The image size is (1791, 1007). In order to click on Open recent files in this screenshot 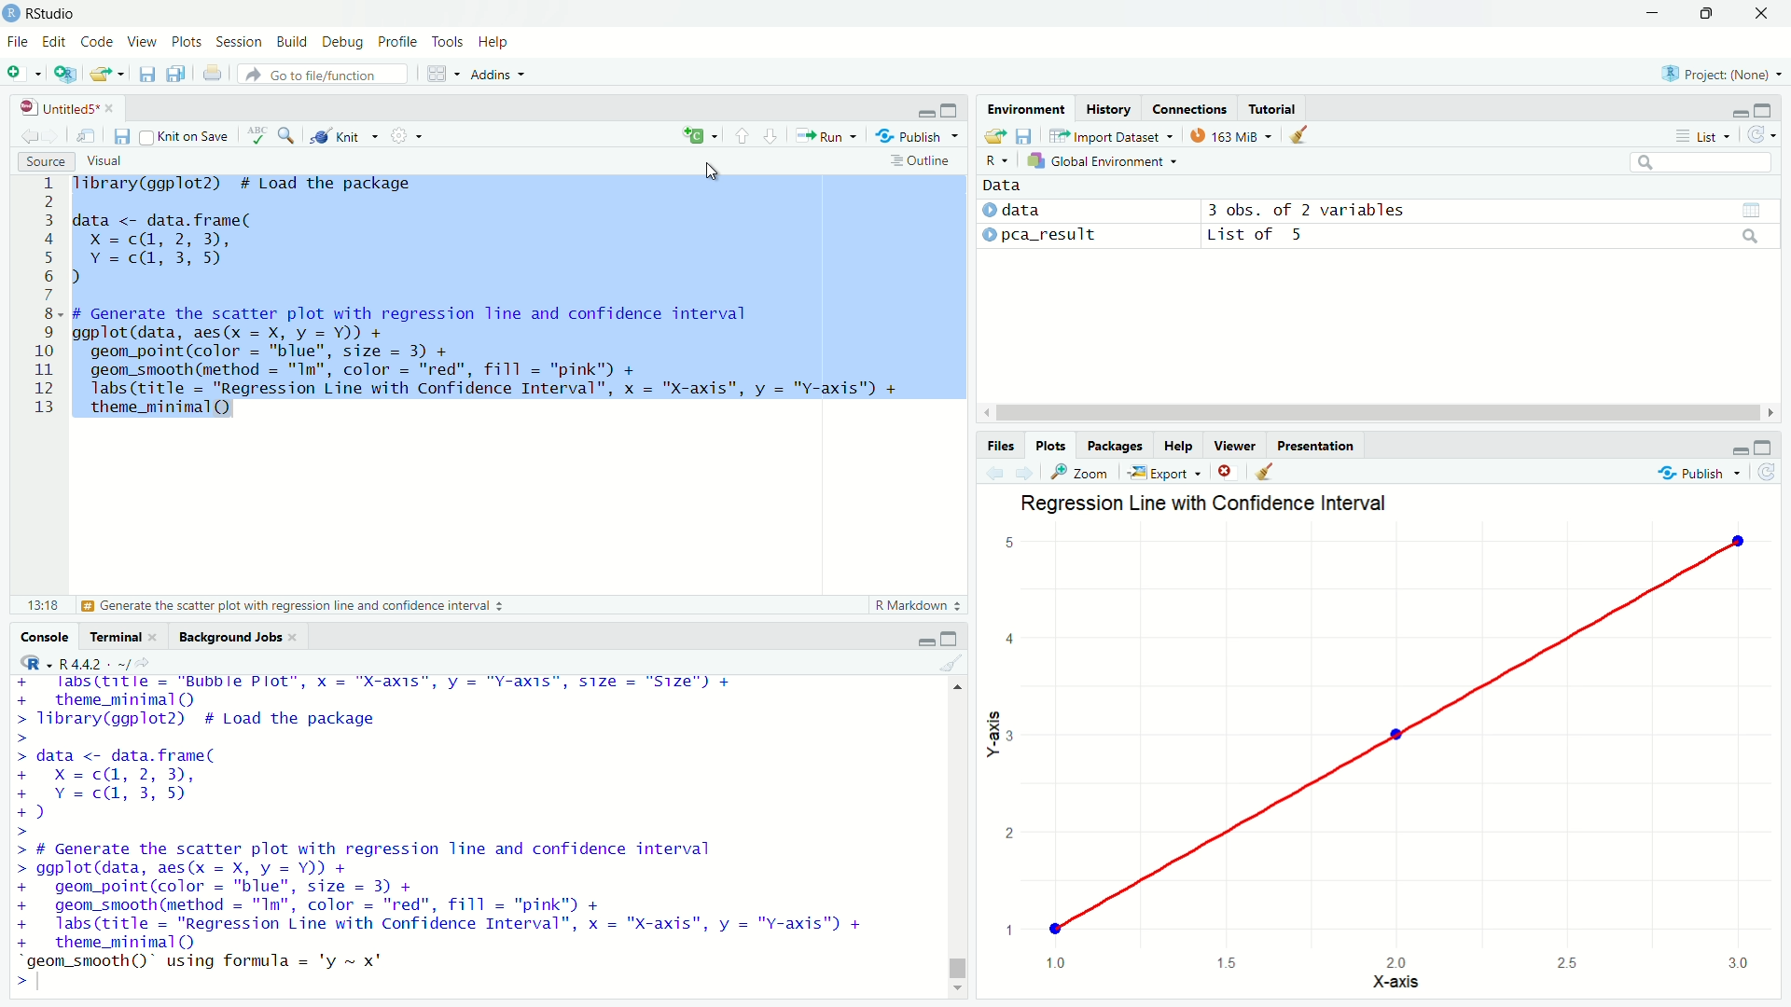, I will do `click(118, 74)`.